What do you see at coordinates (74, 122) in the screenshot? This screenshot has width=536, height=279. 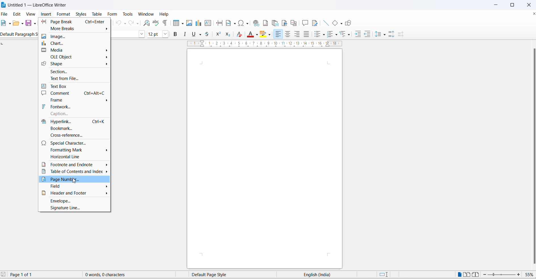 I see `hyperlink` at bounding box center [74, 122].